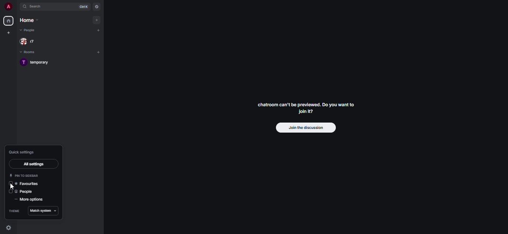 The image size is (508, 234). Describe the element at coordinates (38, 62) in the screenshot. I see `temporary` at that location.